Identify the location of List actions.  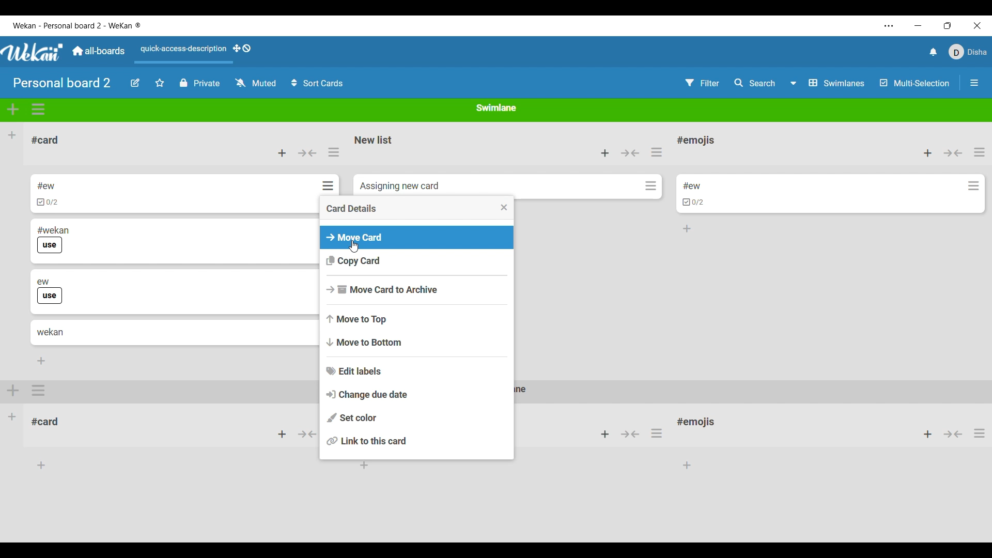
(656, 152).